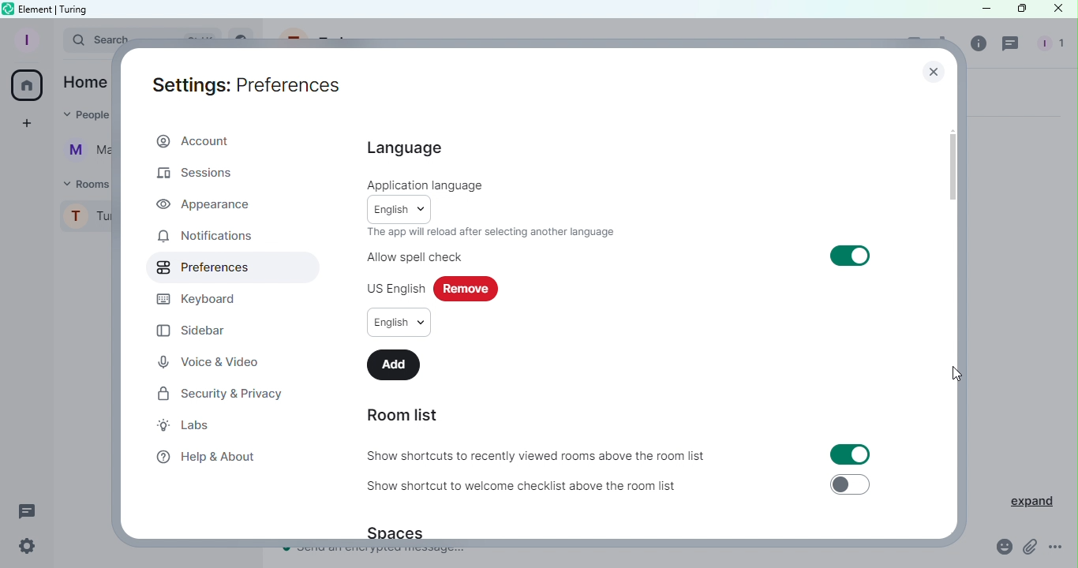  What do you see at coordinates (28, 510) in the screenshot?
I see `Threads` at bounding box center [28, 510].